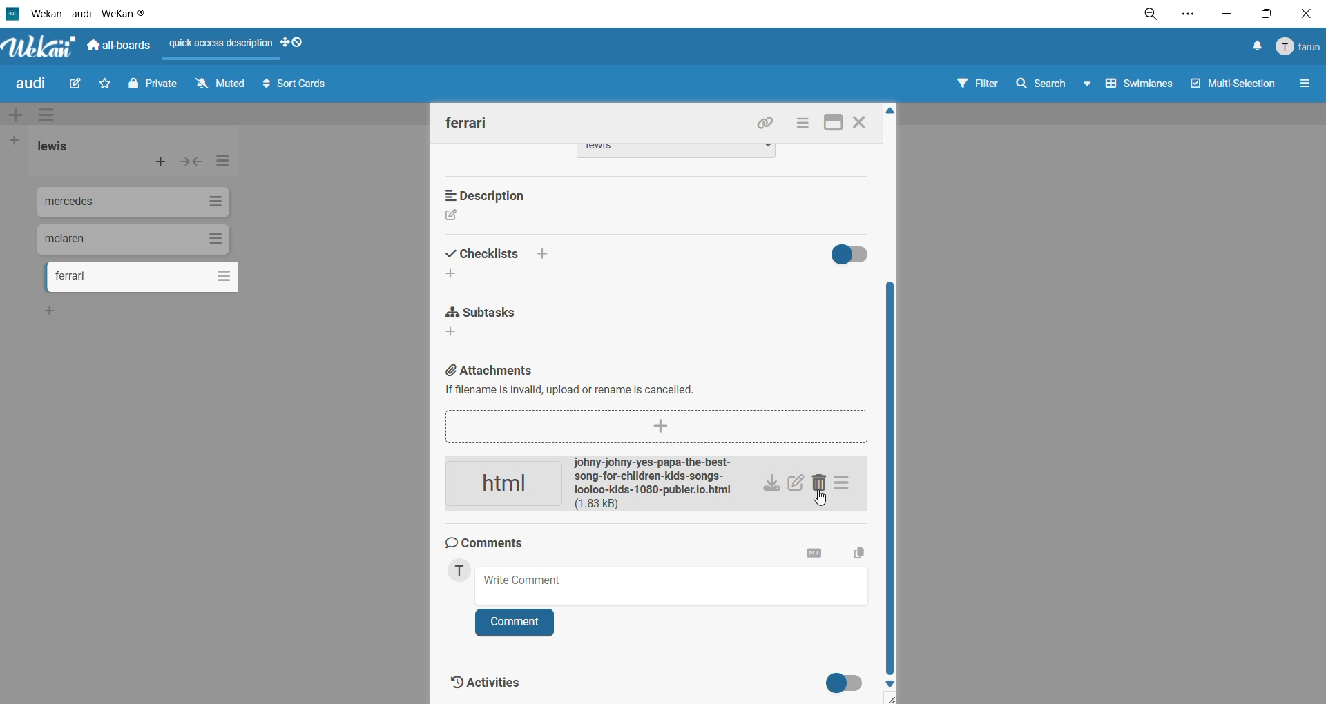  I want to click on checklist, so click(503, 253).